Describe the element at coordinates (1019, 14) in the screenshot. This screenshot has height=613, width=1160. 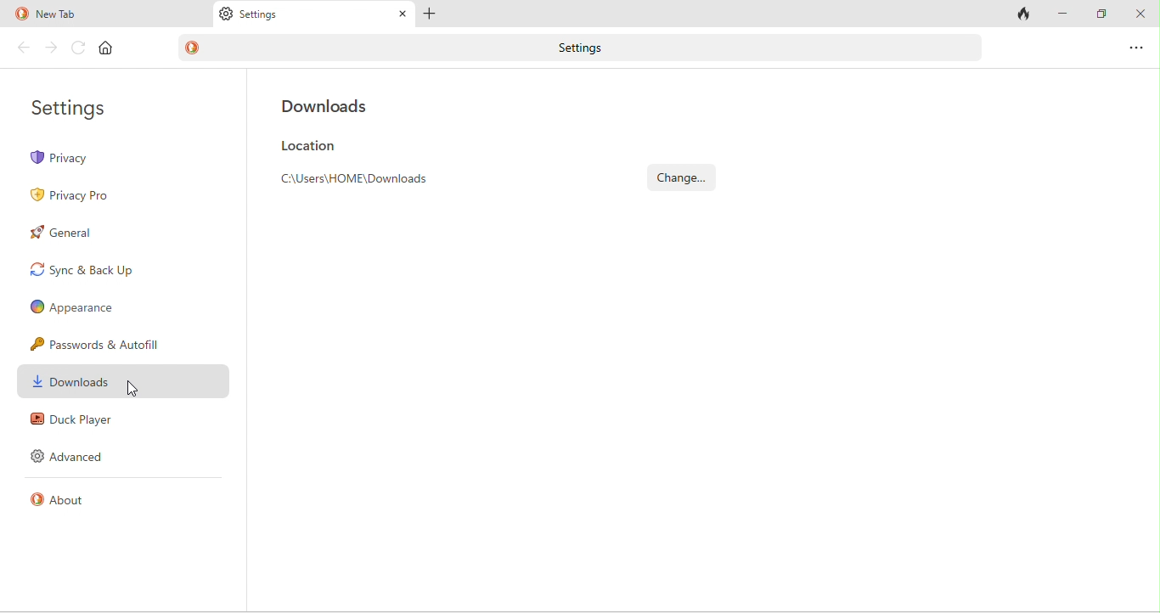
I see `track tab` at that location.